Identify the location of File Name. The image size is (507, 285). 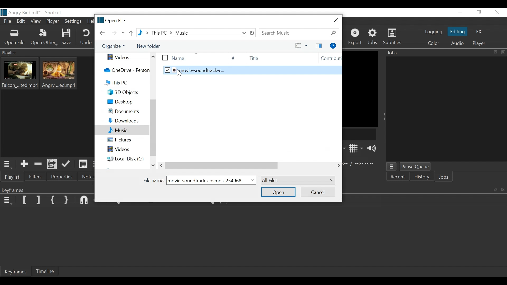
(154, 180).